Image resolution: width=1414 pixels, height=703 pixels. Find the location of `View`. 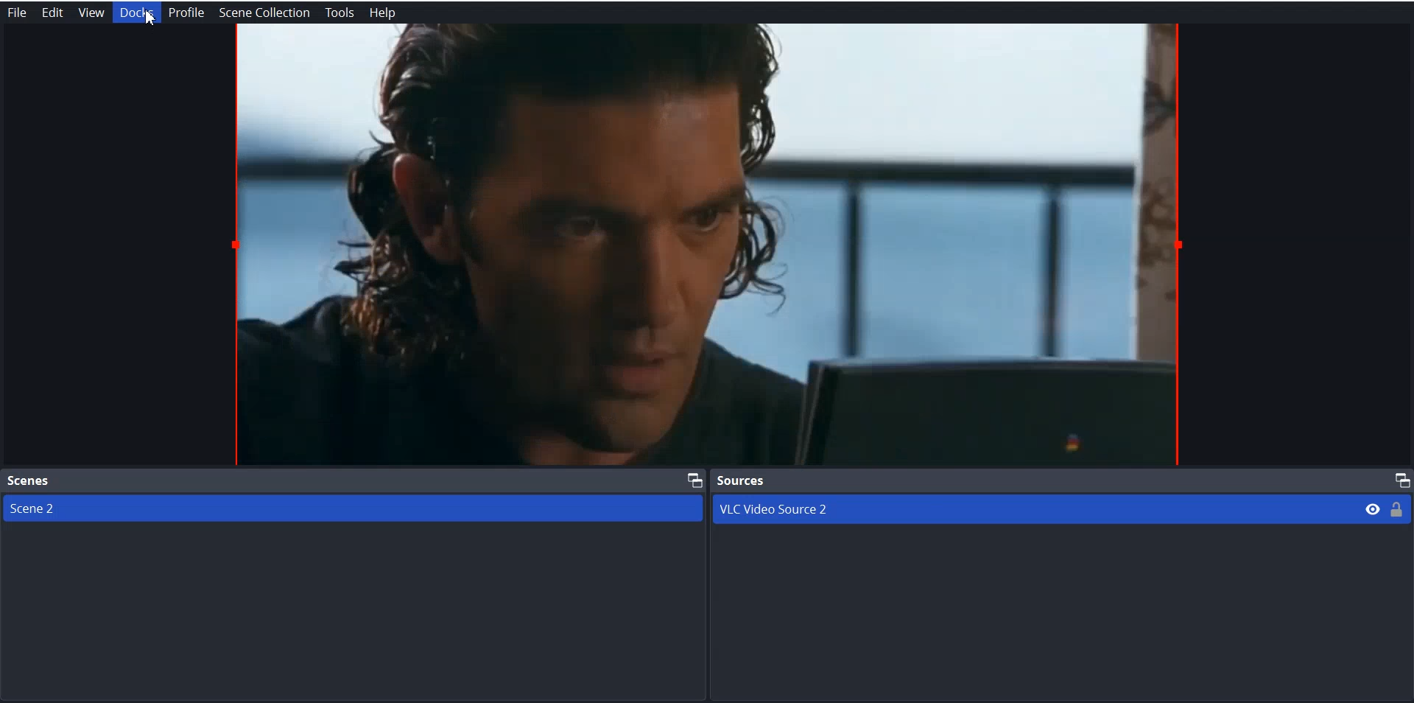

View is located at coordinates (91, 13).